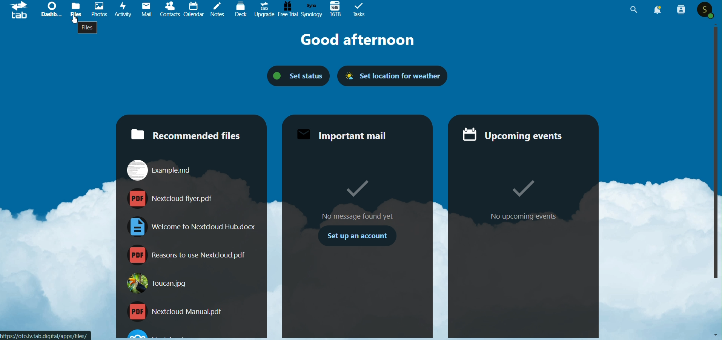 The width and height of the screenshot is (722, 340). Describe the element at coordinates (163, 284) in the screenshot. I see `Toucan.jpg` at that location.